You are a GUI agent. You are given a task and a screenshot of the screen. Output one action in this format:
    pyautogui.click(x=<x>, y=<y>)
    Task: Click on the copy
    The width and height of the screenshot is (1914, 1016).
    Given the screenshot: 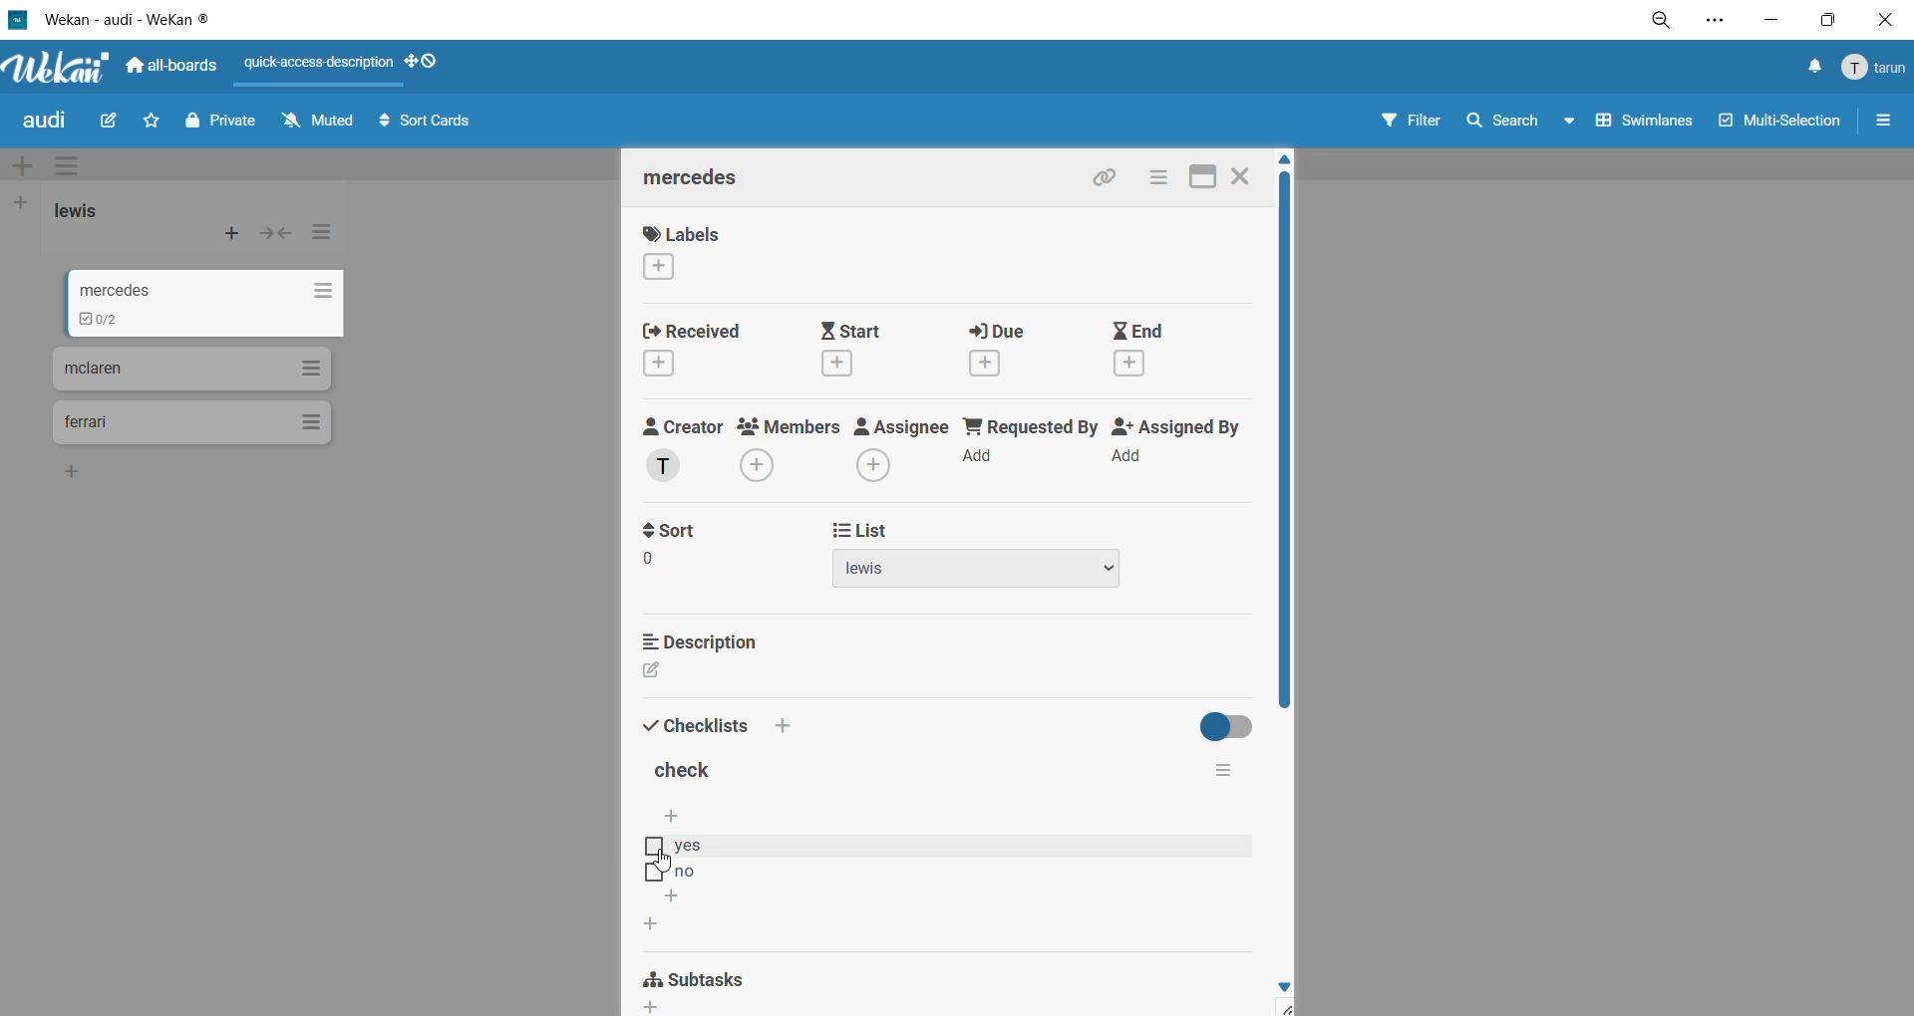 What is the action you would take?
    pyautogui.click(x=1114, y=178)
    